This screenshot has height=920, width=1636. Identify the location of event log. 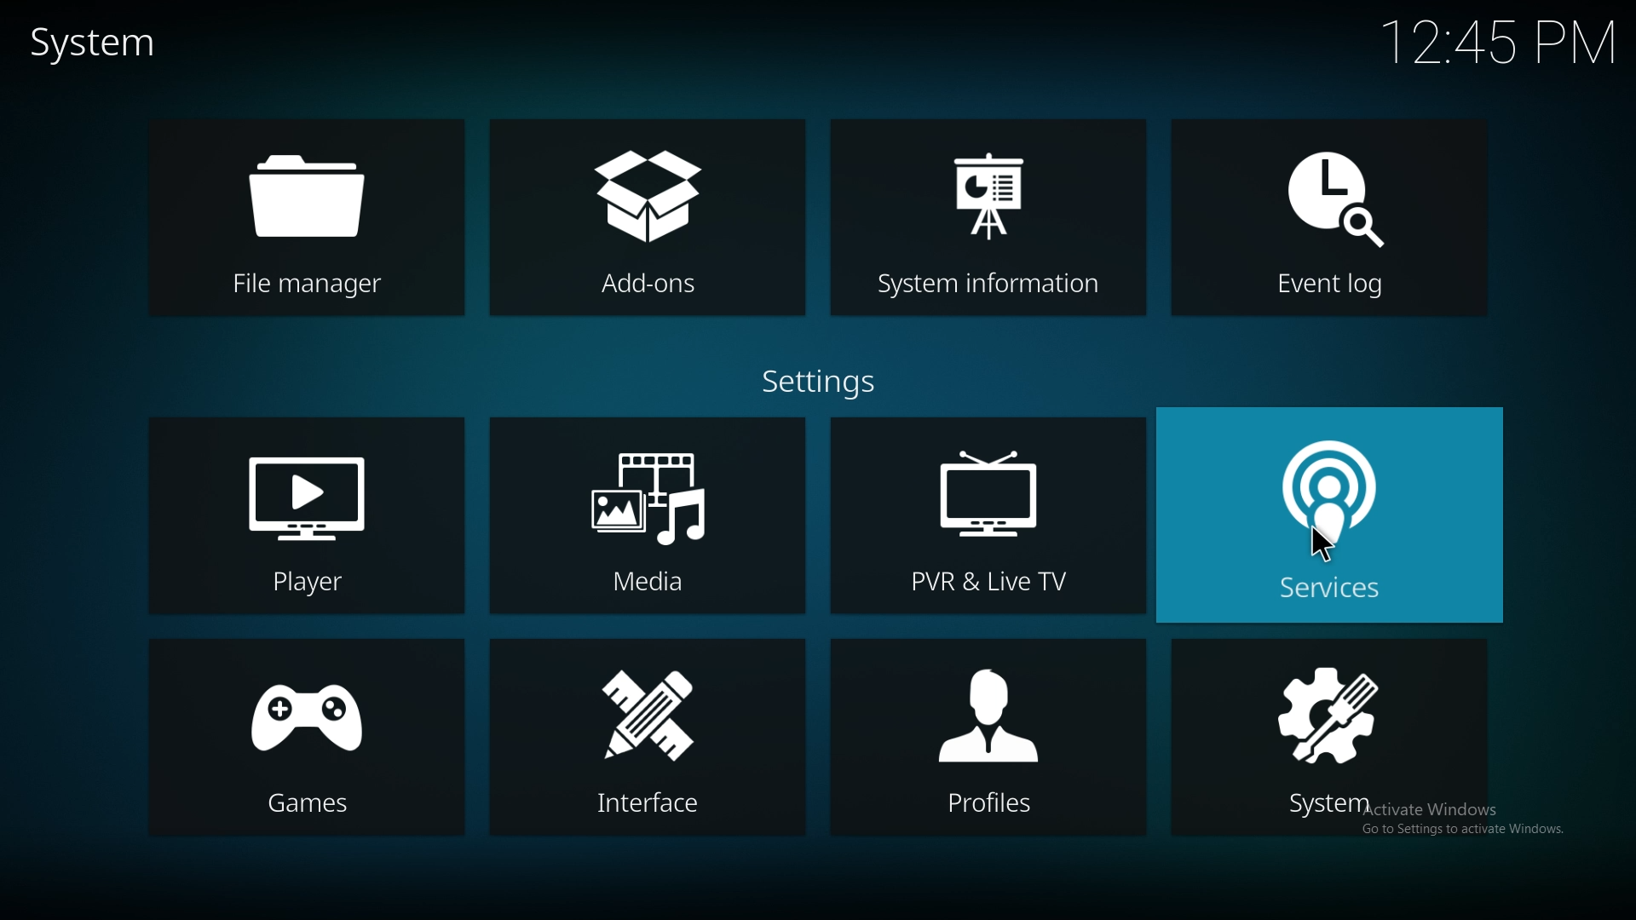
(1324, 203).